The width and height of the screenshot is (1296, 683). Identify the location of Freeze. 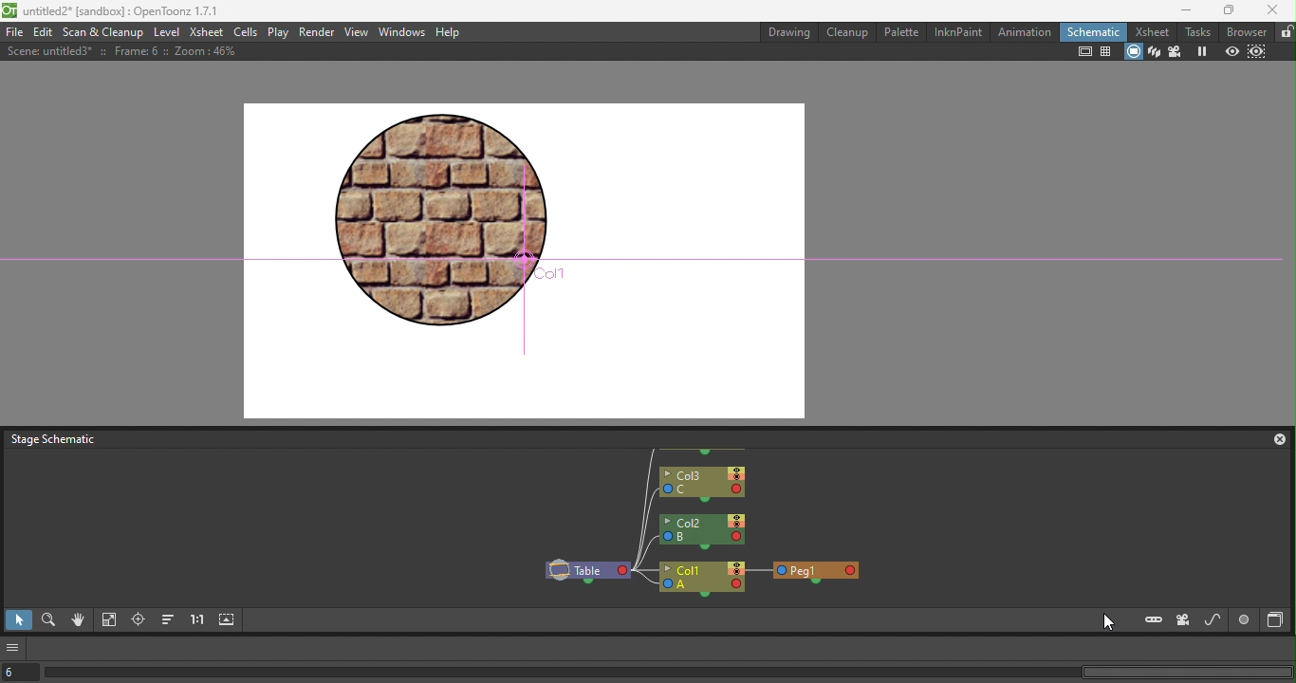
(1205, 51).